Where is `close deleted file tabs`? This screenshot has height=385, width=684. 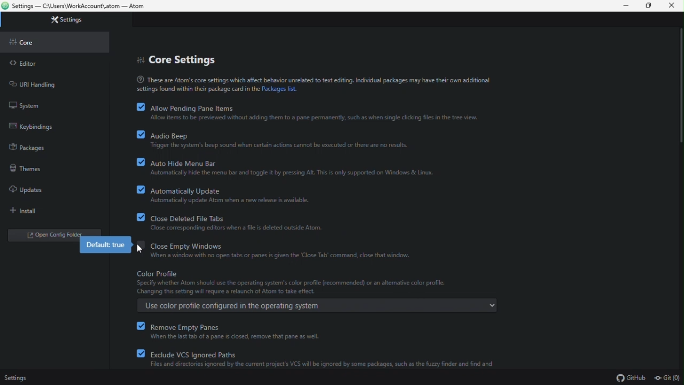
close deleted file tabs is located at coordinates (237, 223).